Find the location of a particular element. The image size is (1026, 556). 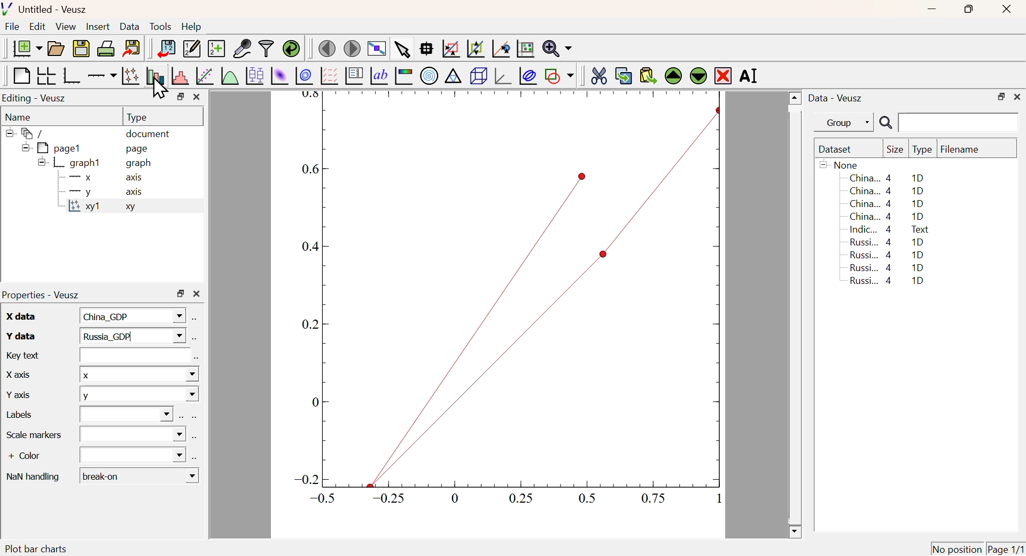

Close is located at coordinates (197, 97).